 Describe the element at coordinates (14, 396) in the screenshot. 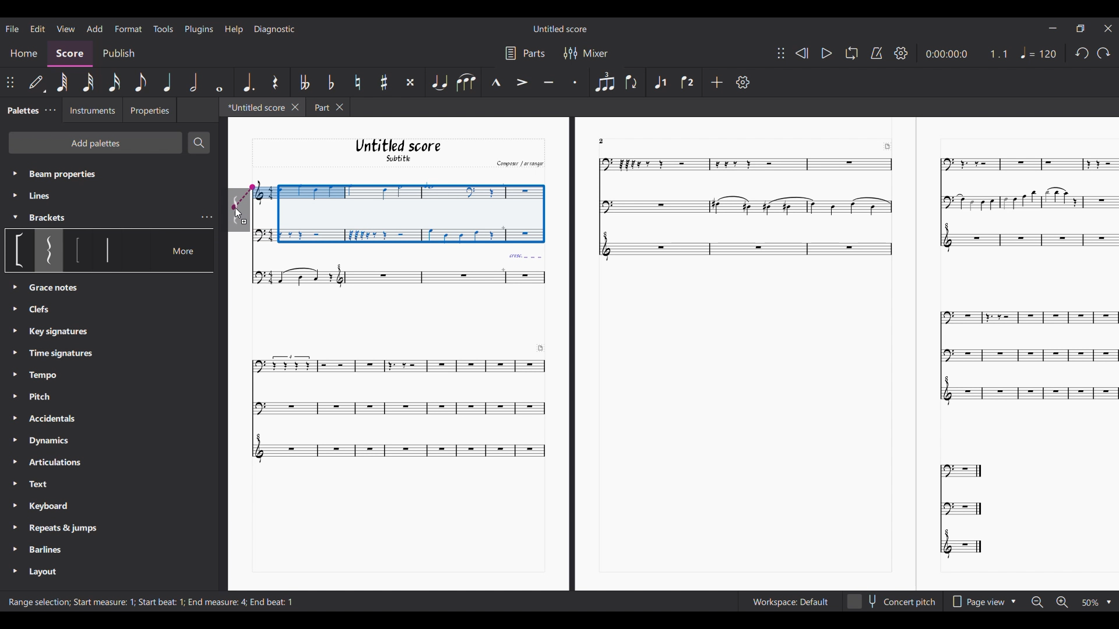

I see `` at that location.